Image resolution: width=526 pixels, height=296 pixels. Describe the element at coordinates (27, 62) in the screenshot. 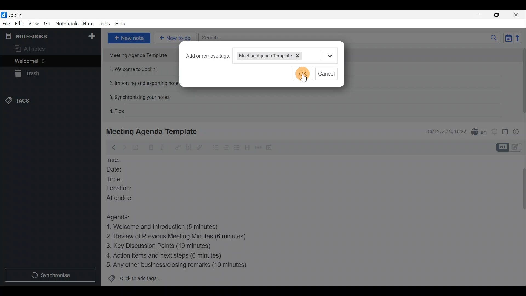

I see `Welcome!` at that location.